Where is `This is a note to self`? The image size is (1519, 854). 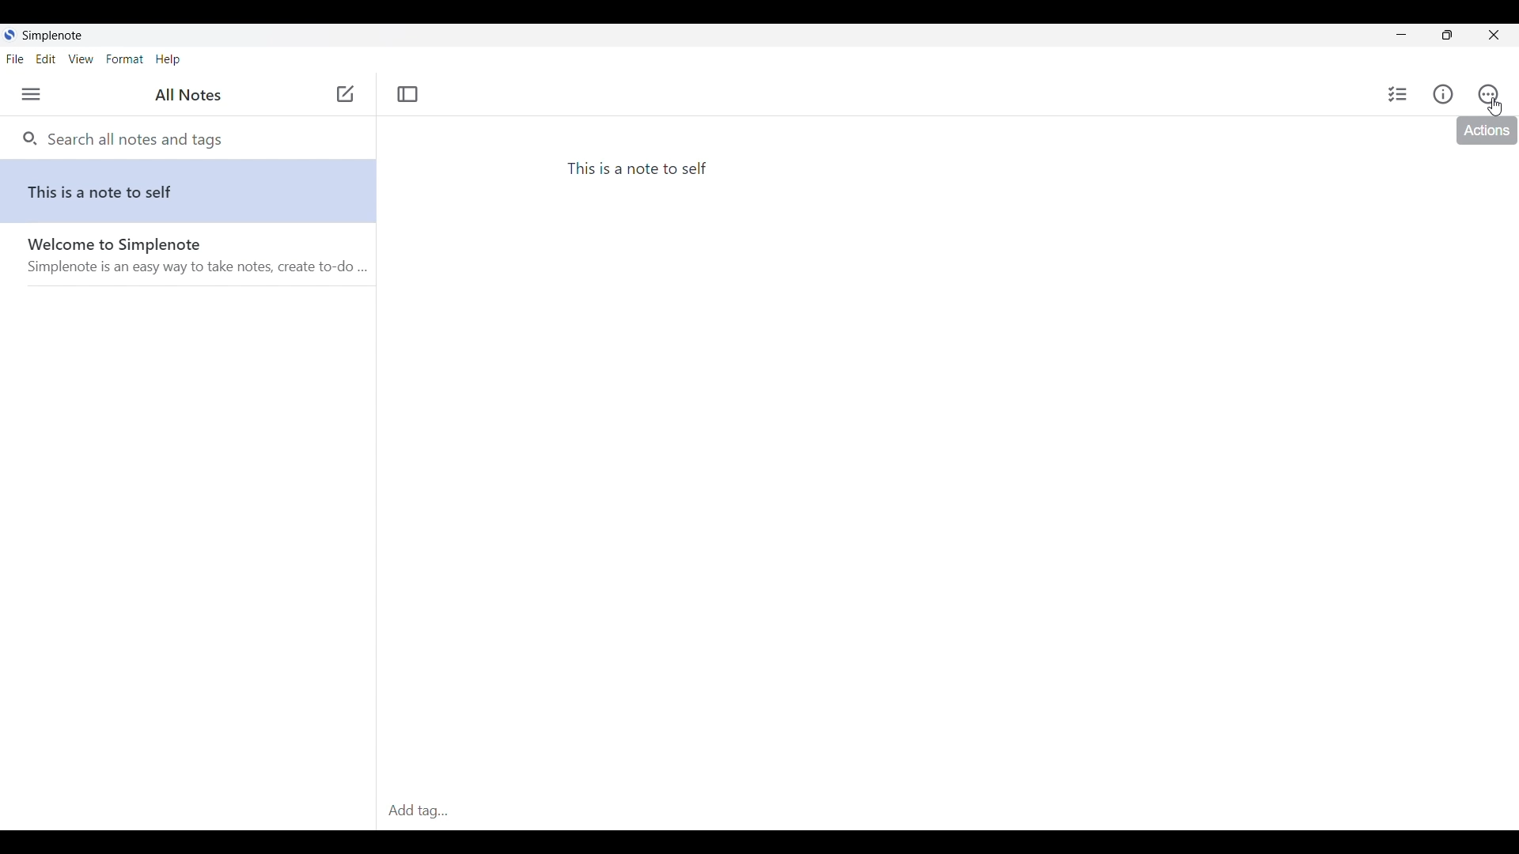
This is a note to self is located at coordinates (642, 170).